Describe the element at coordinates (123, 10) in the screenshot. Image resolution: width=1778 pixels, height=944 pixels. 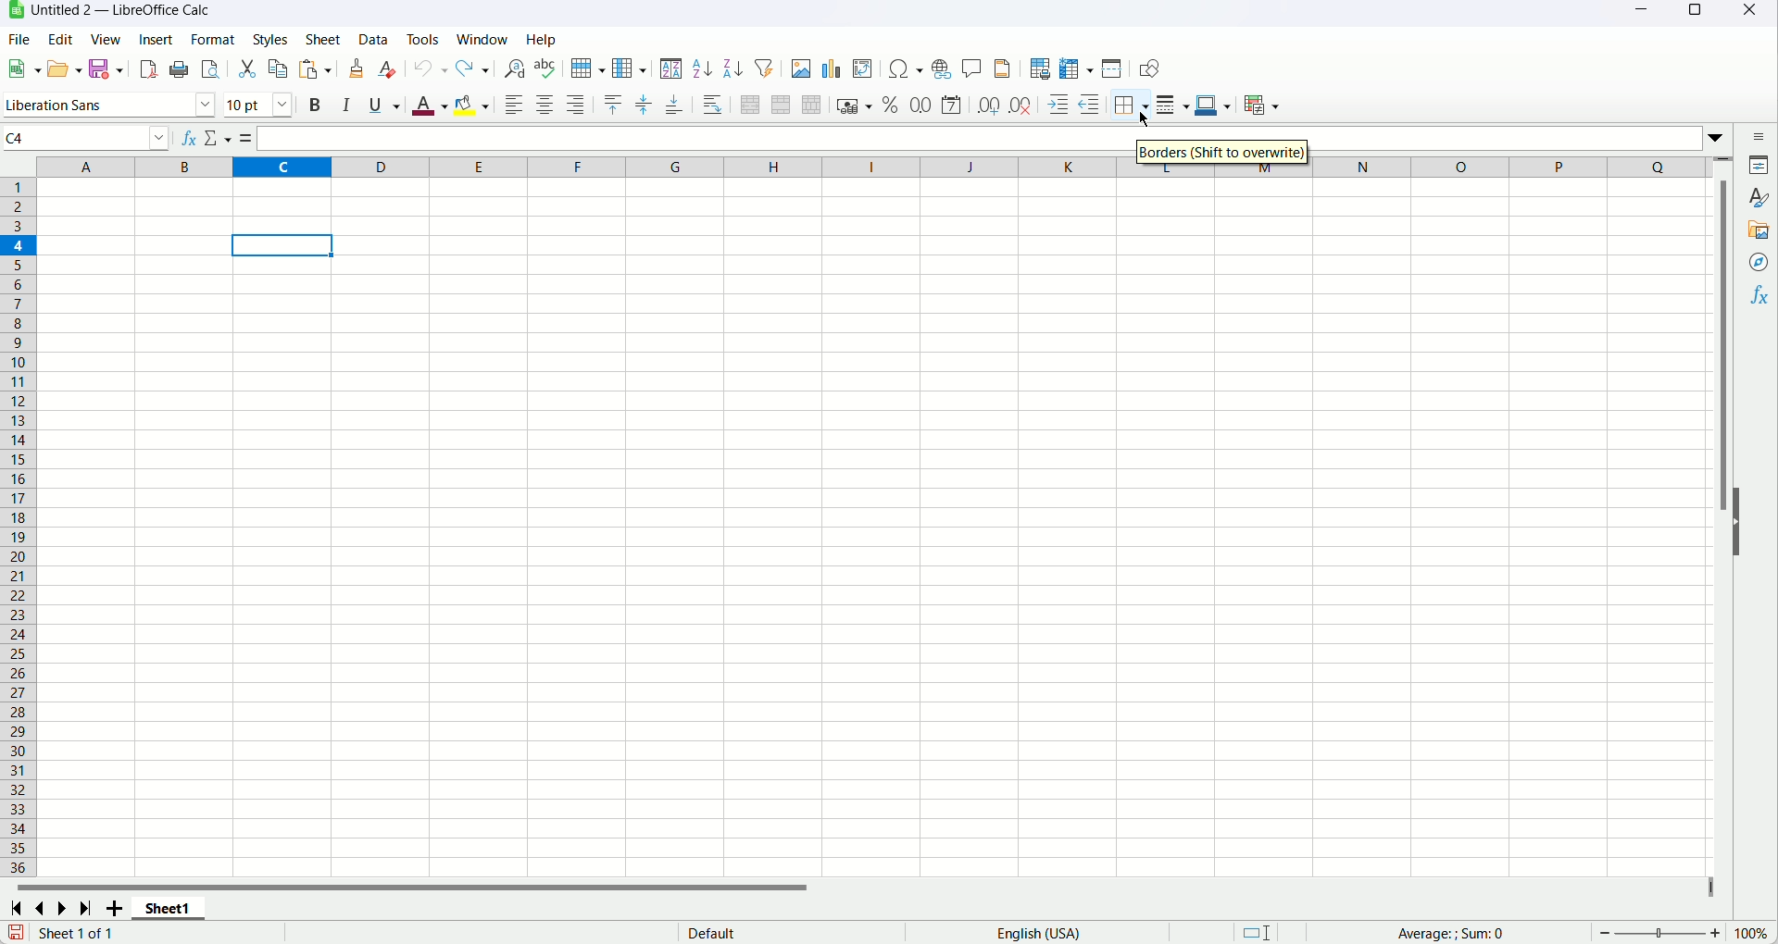
I see `Document title` at that location.